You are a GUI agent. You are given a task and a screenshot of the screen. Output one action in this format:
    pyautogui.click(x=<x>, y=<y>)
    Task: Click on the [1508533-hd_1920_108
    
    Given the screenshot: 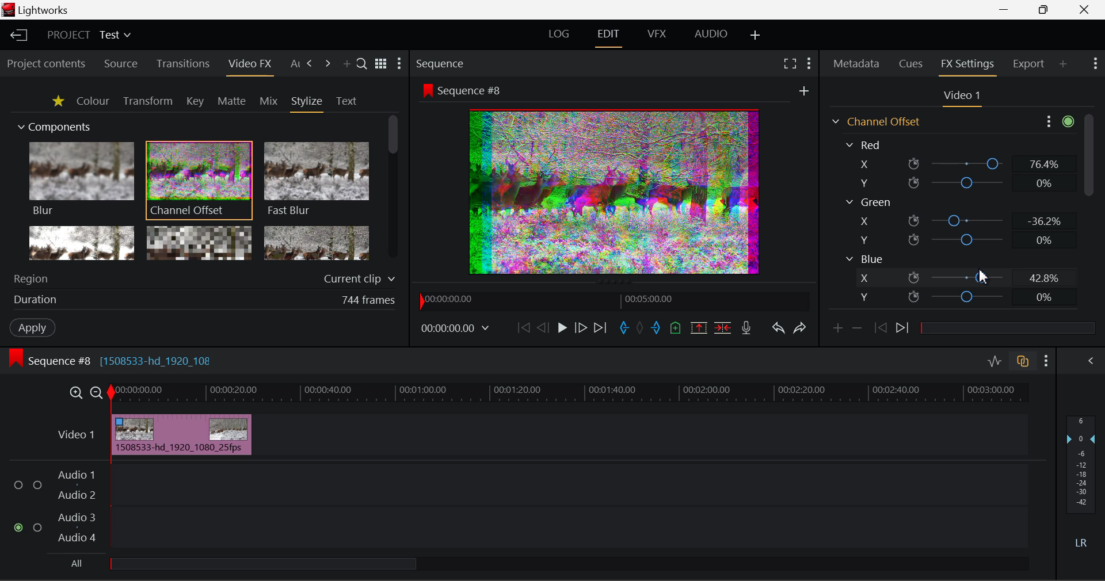 What is the action you would take?
    pyautogui.click(x=158, y=361)
    